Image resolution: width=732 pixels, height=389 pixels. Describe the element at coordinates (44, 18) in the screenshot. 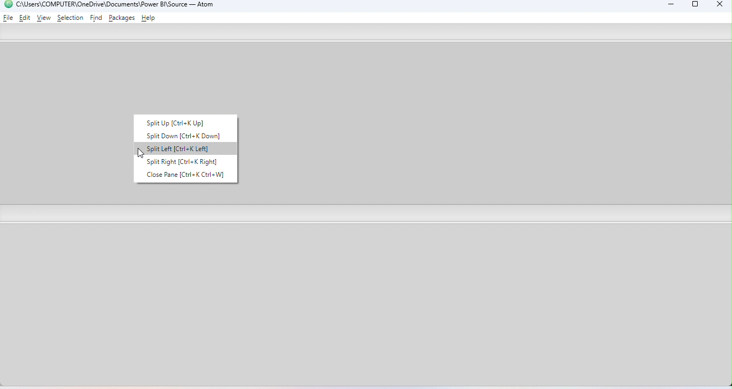

I see `View` at that location.